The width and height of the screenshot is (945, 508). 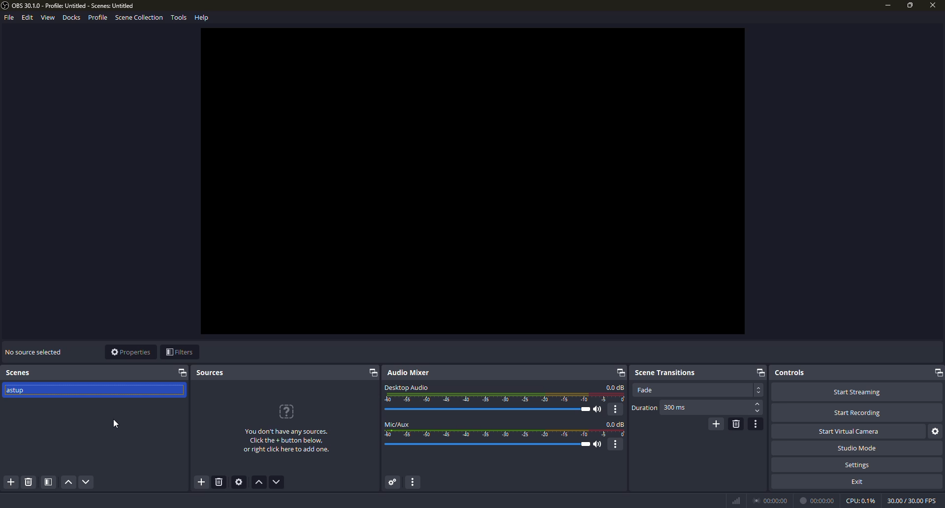 What do you see at coordinates (858, 481) in the screenshot?
I see `exit` at bounding box center [858, 481].